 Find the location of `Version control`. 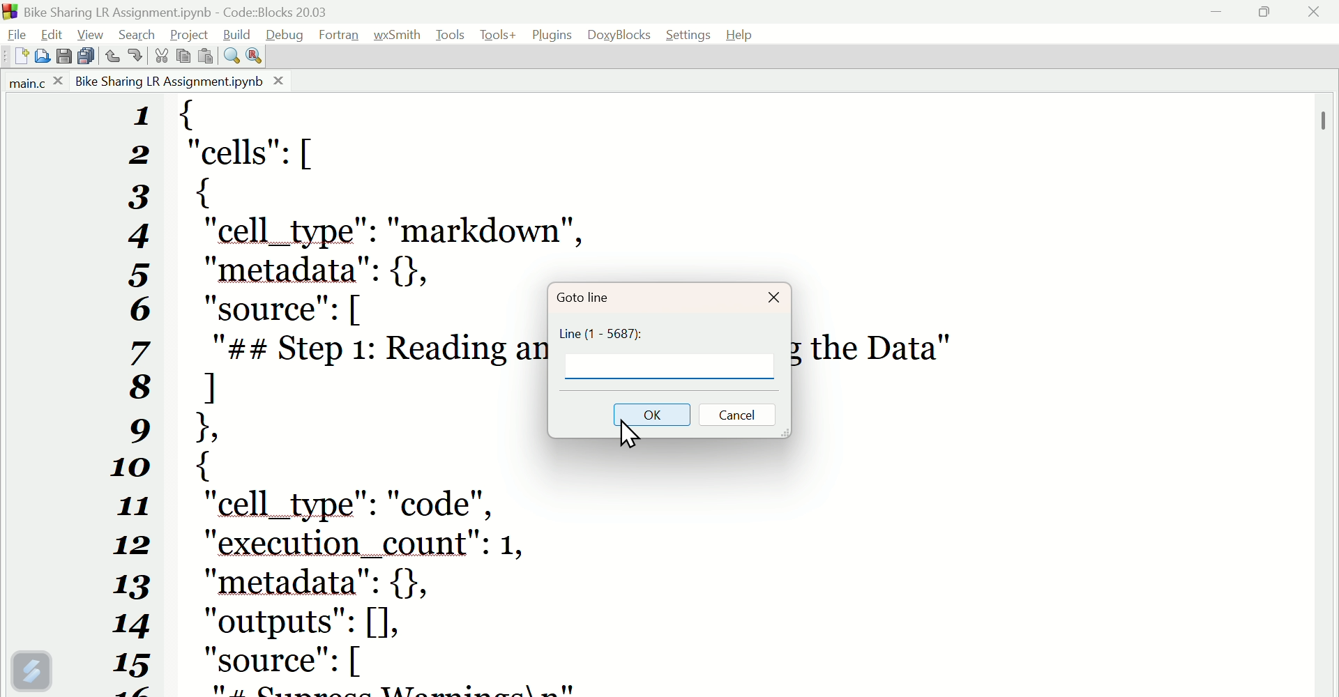

Version control is located at coordinates (31, 671).